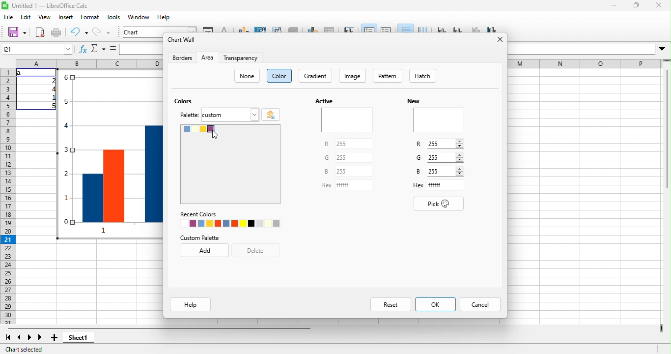  What do you see at coordinates (439, 204) in the screenshot?
I see `pick color` at bounding box center [439, 204].